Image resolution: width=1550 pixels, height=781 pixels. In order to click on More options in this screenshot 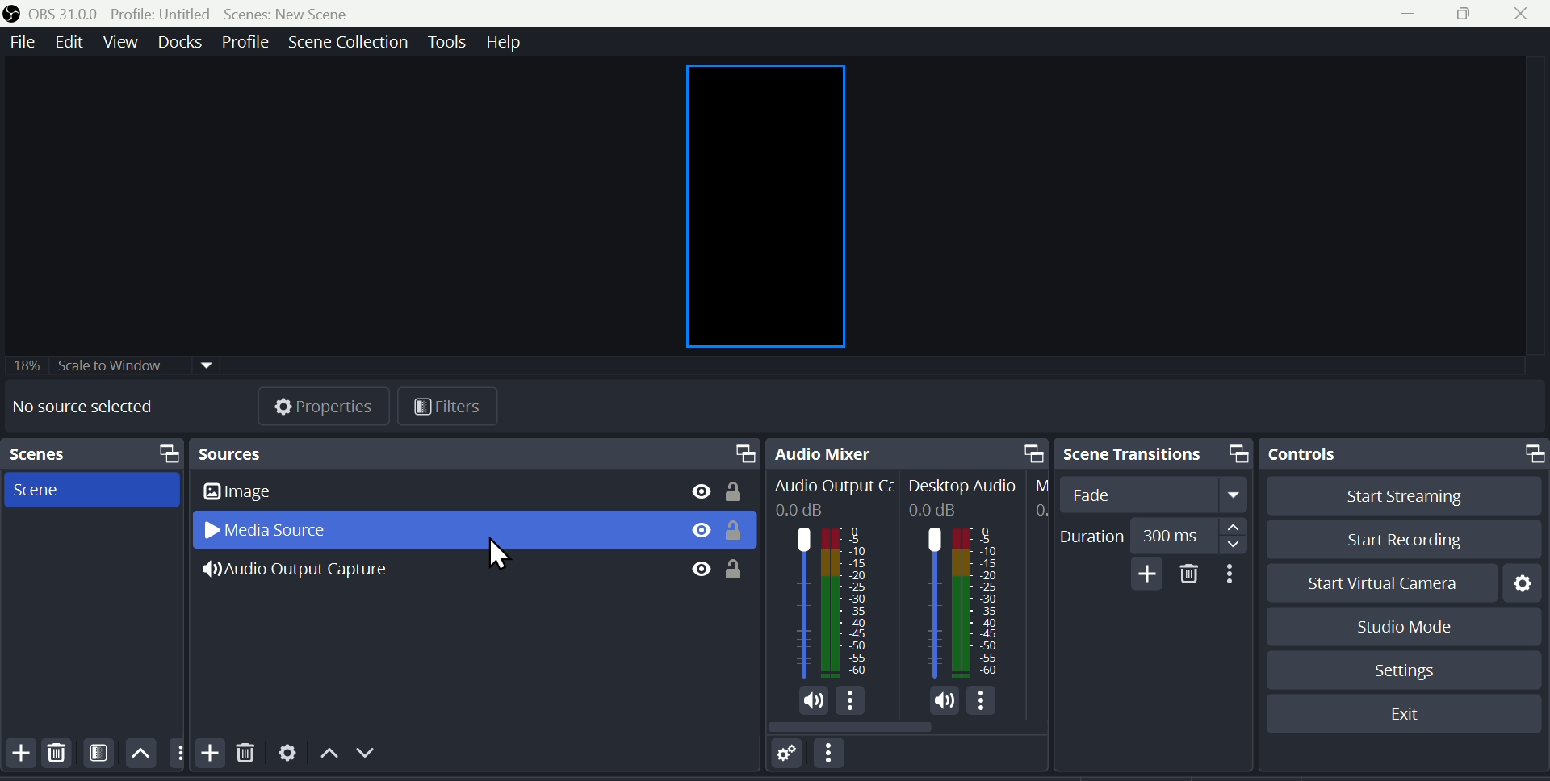, I will do `click(834, 758)`.